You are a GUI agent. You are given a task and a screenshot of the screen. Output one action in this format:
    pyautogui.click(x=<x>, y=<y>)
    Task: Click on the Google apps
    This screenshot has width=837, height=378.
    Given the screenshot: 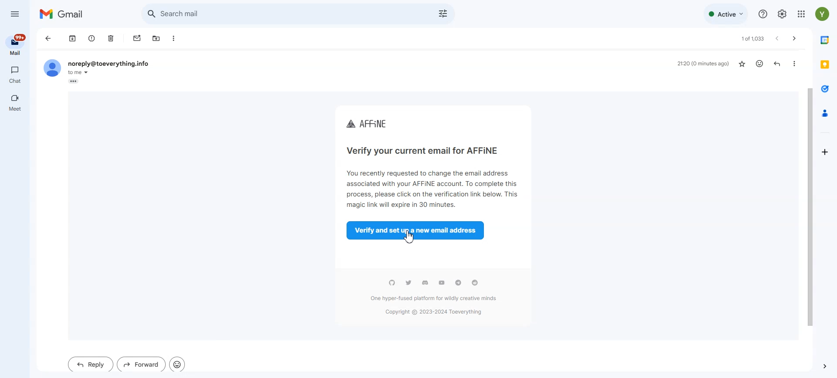 What is the action you would take?
    pyautogui.click(x=801, y=14)
    